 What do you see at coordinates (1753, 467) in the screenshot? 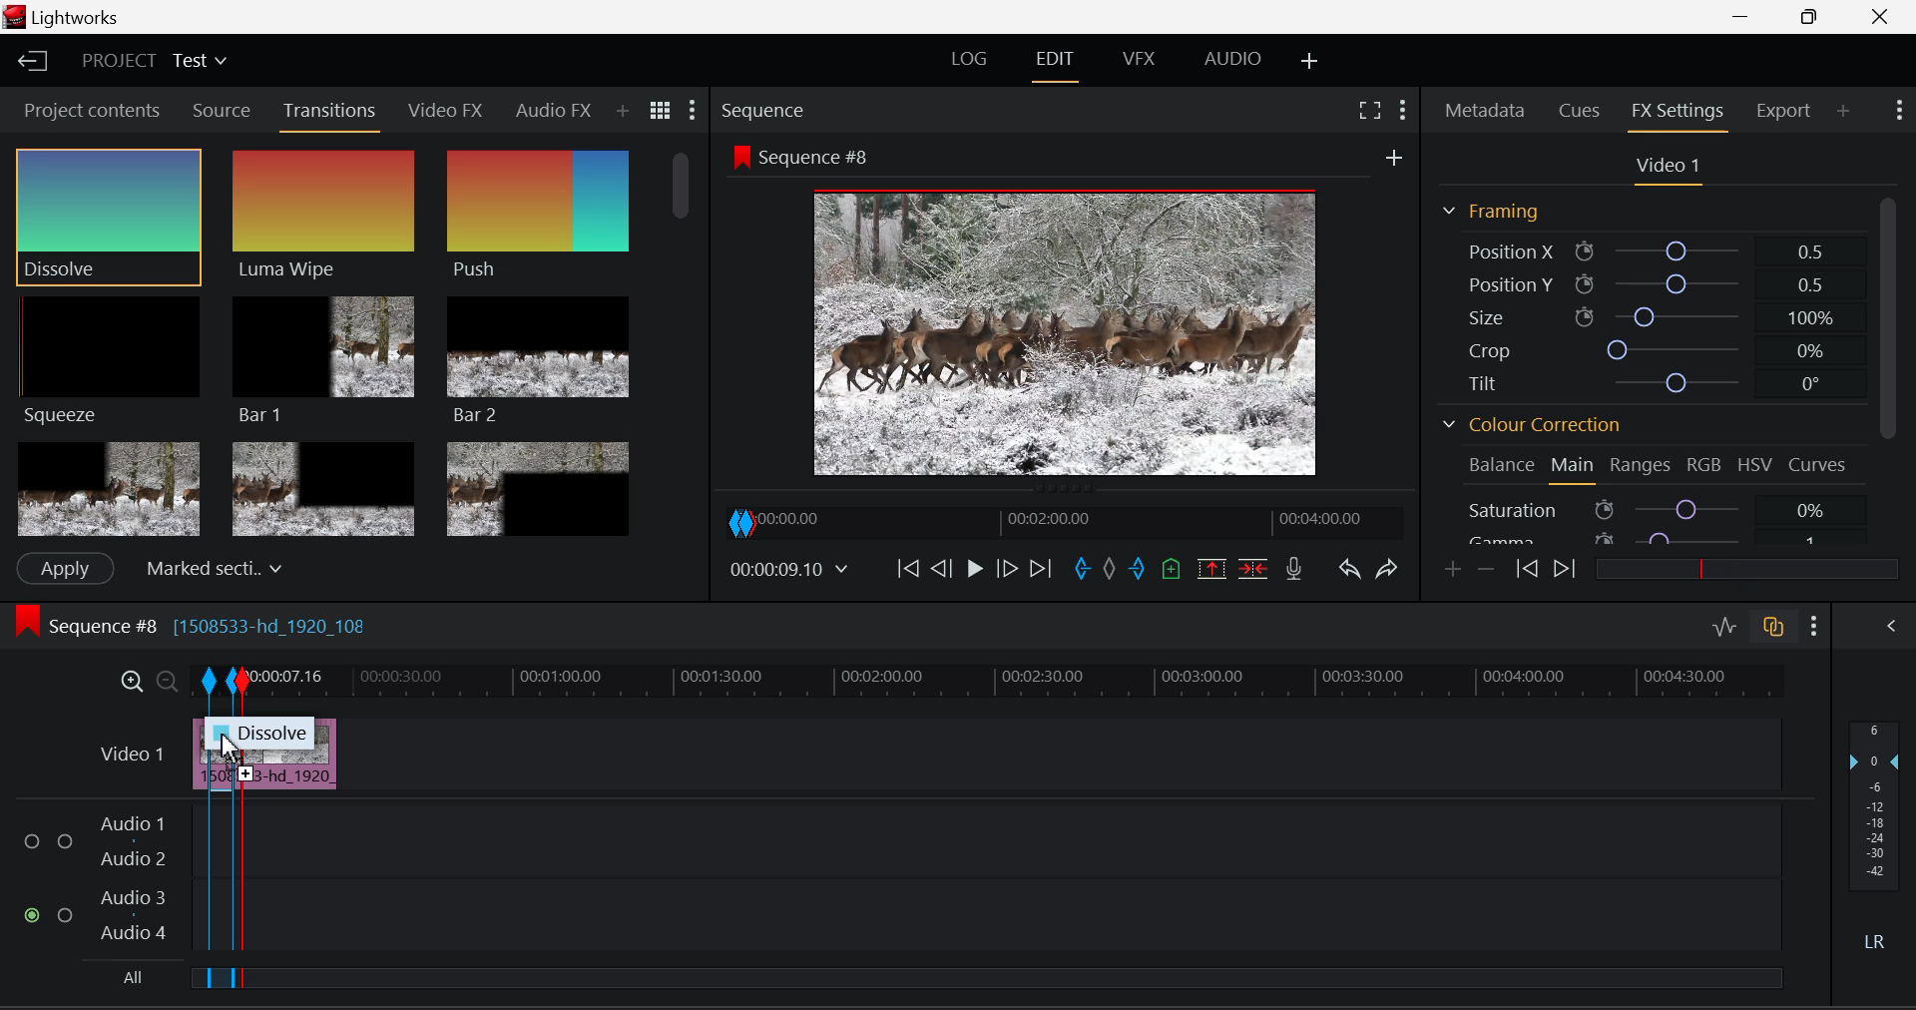
I see `HSV` at bounding box center [1753, 467].